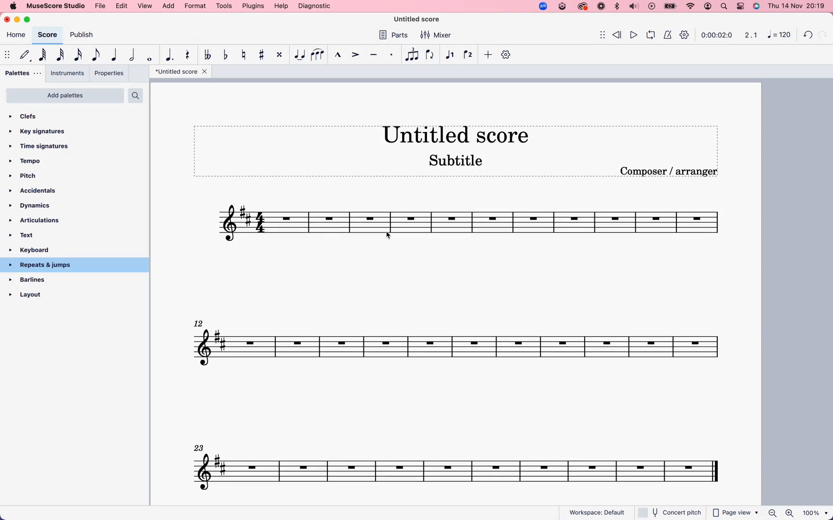 The height and width of the screenshot is (520, 833). I want to click on plugins, so click(253, 6).